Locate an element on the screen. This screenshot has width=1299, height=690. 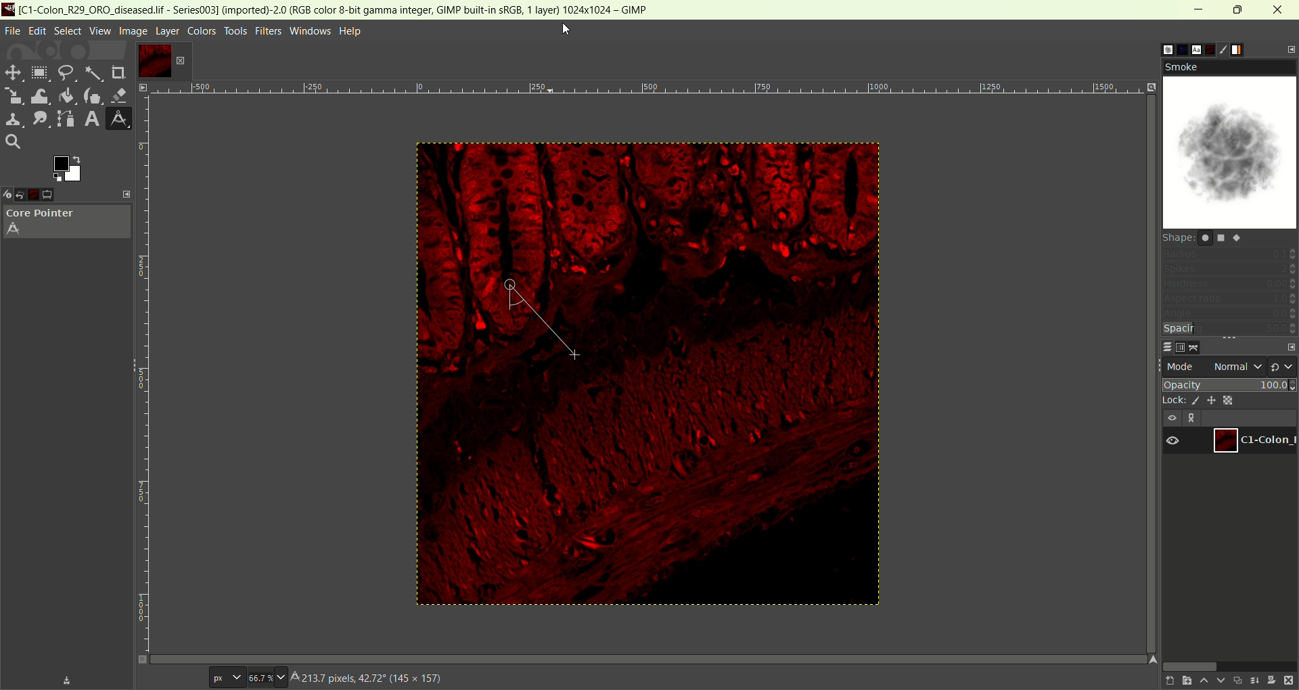
device status is located at coordinates (8, 195).